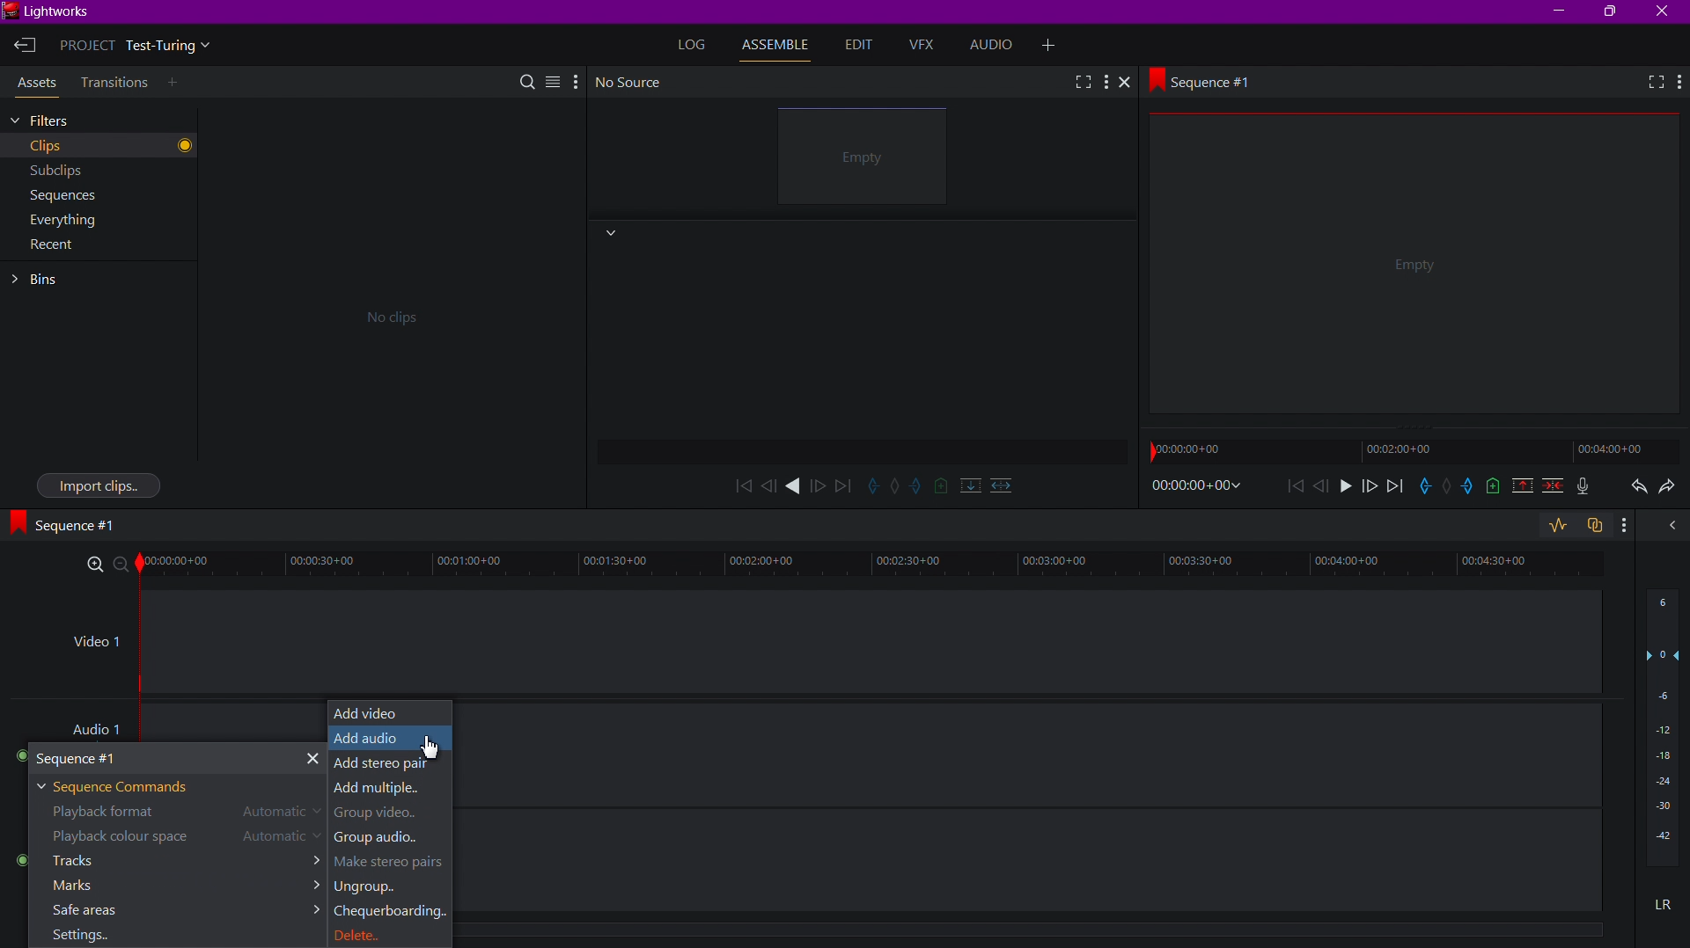 The height and width of the screenshot is (948, 1690). What do you see at coordinates (25, 47) in the screenshot?
I see `Exit` at bounding box center [25, 47].